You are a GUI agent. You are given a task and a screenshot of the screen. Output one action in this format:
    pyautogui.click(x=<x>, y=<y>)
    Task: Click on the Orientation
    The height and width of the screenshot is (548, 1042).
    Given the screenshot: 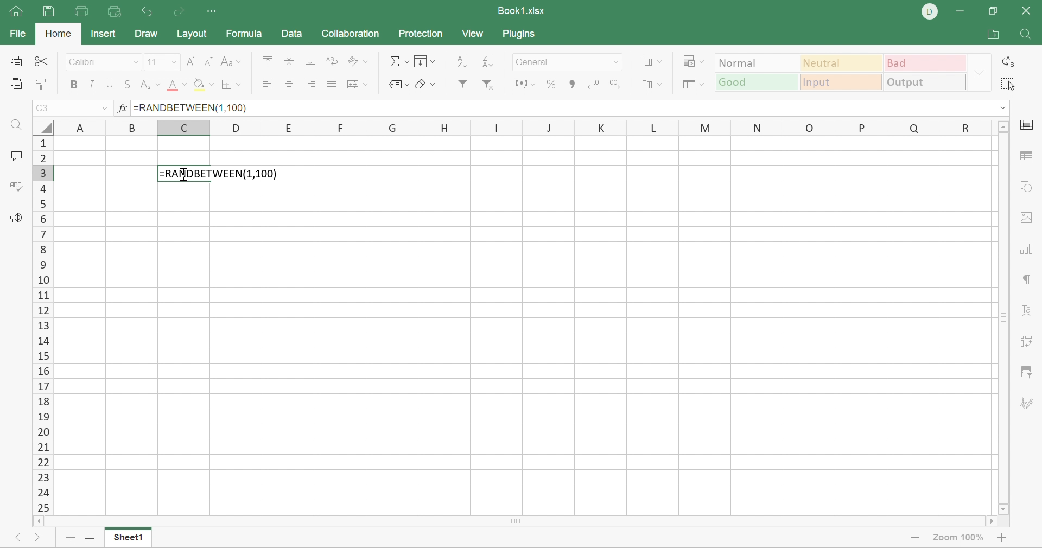 What is the action you would take?
    pyautogui.click(x=357, y=60)
    